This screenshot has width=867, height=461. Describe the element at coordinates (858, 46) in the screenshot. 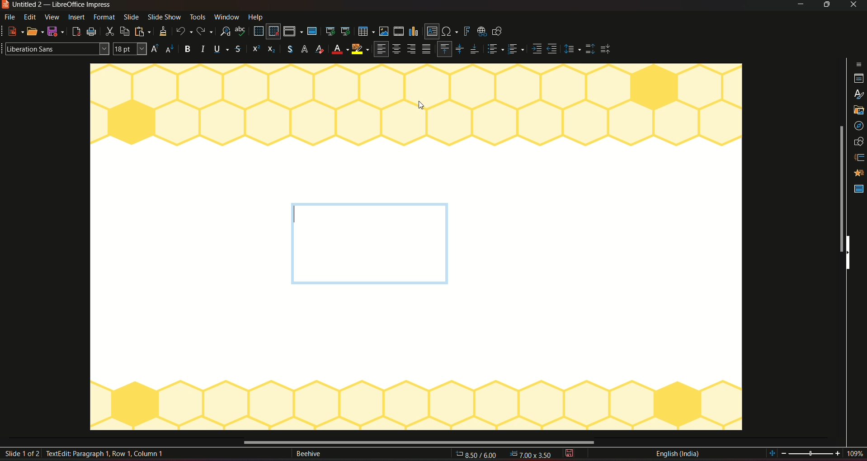

I see `sidebar settings` at that location.